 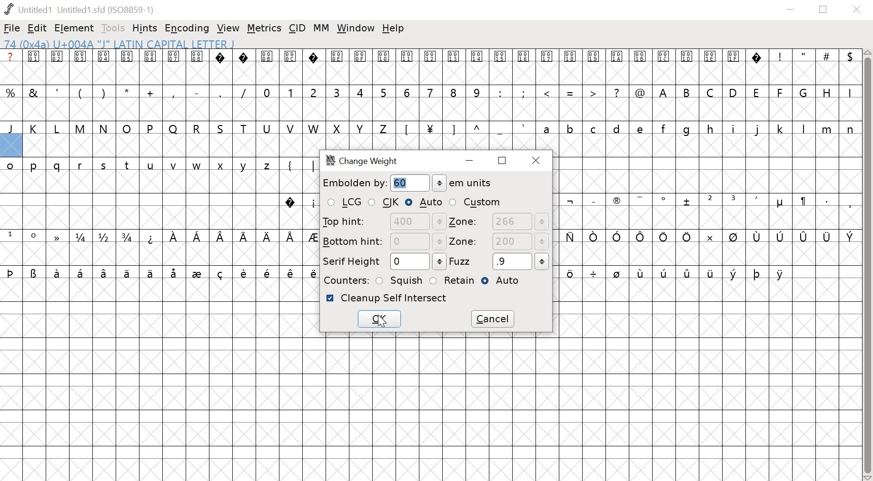 What do you see at coordinates (463, 183) in the screenshot?
I see `em units` at bounding box center [463, 183].